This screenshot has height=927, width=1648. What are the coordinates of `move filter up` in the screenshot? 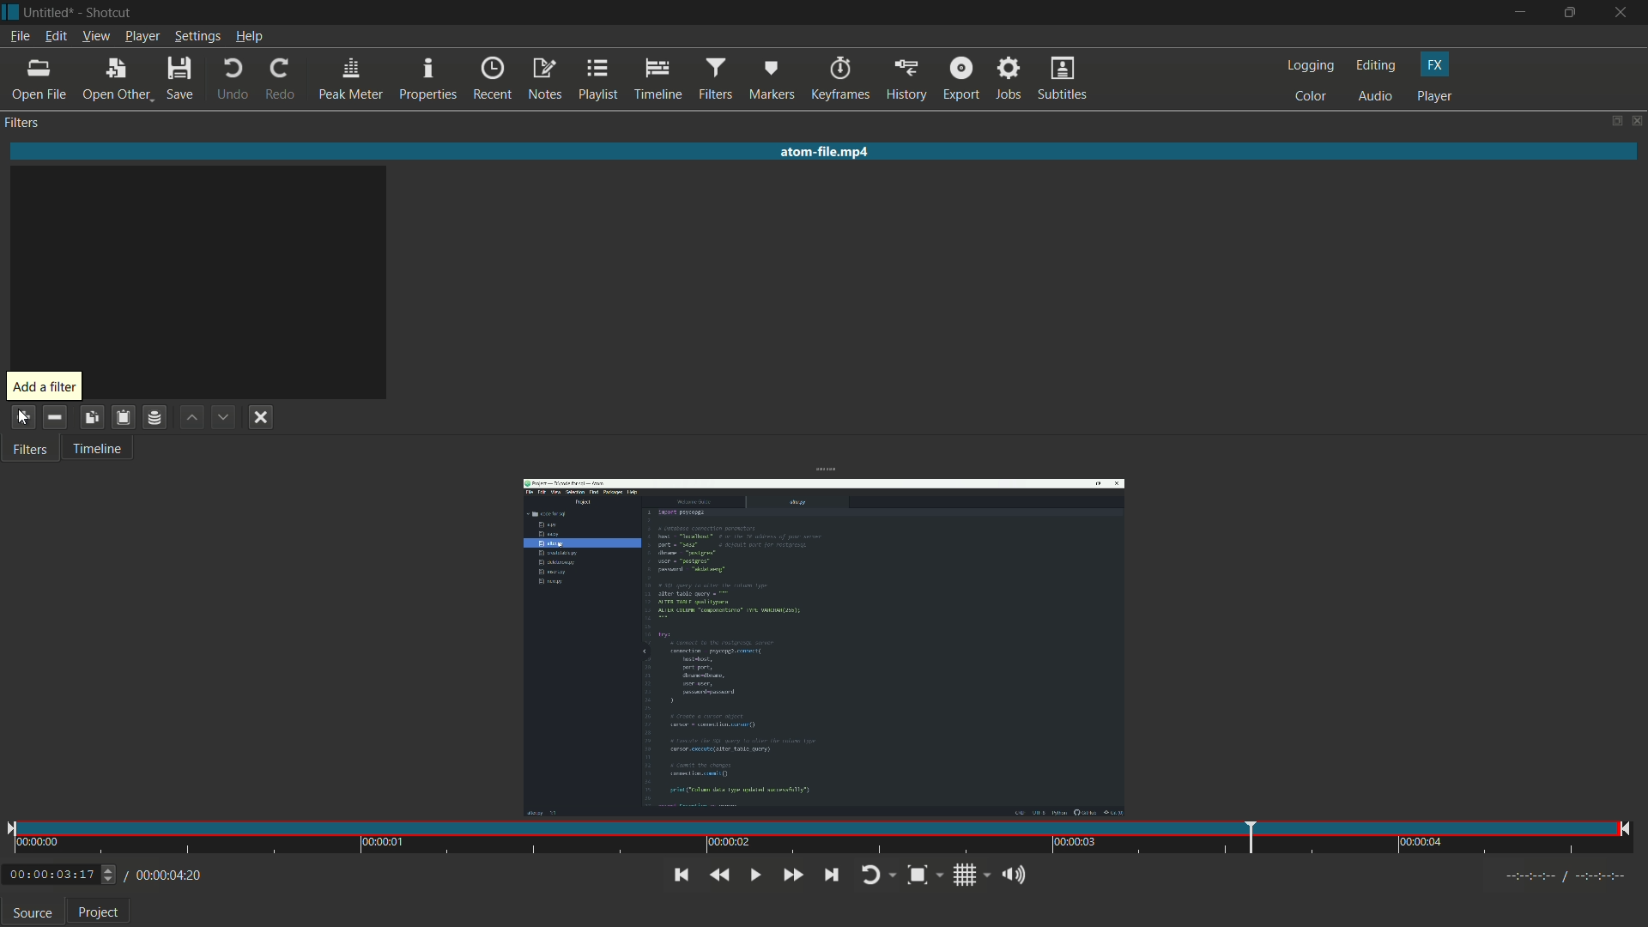 It's located at (192, 418).